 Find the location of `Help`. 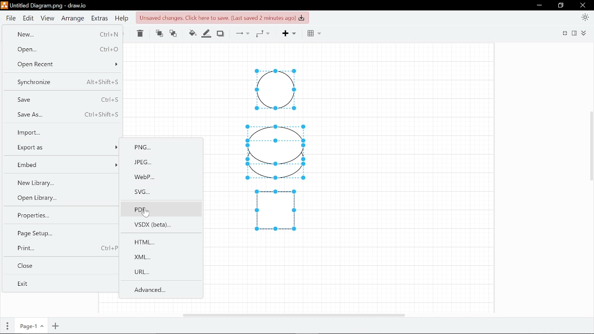

Help is located at coordinates (122, 19).